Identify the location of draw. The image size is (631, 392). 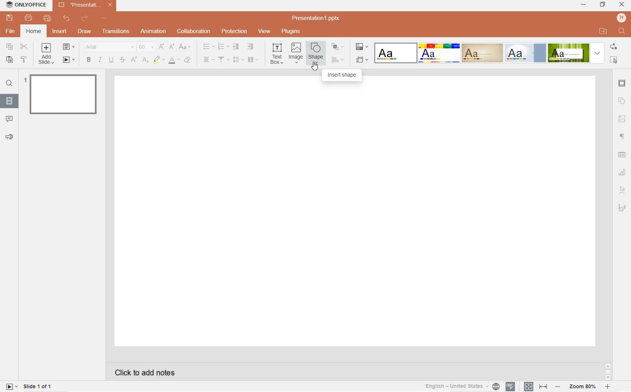
(84, 30).